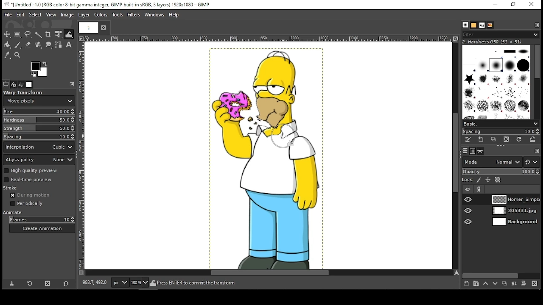  Describe the element at coordinates (42, 219) in the screenshot. I see `frames` at that location.